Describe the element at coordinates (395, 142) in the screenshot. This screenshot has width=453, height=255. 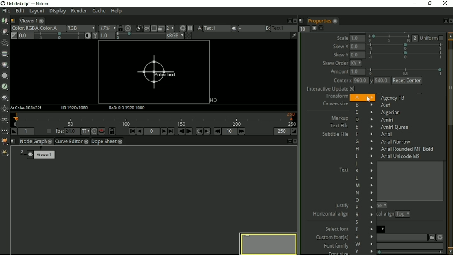
I see `Arial Narrow` at that location.